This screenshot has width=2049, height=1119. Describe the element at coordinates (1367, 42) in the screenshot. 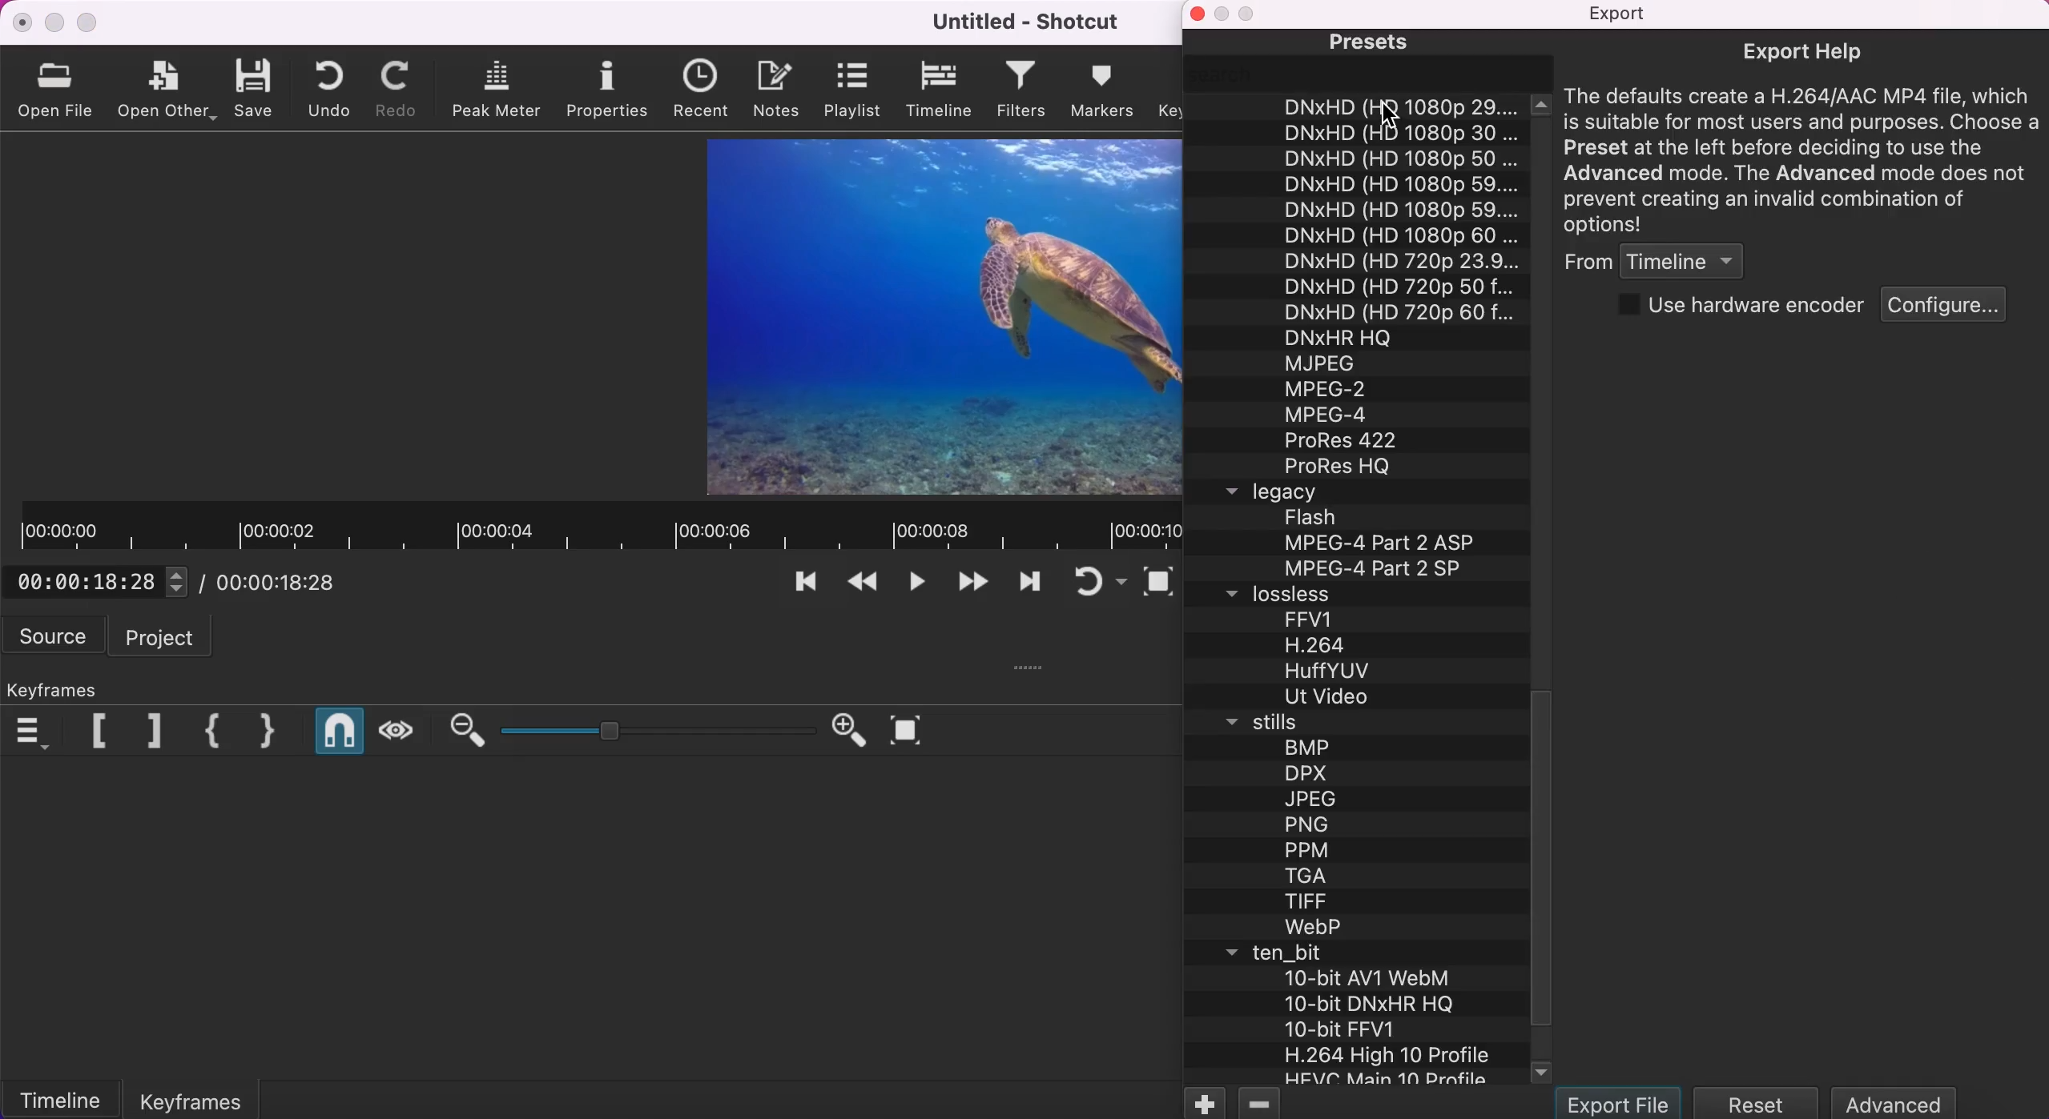

I see `presets` at that location.